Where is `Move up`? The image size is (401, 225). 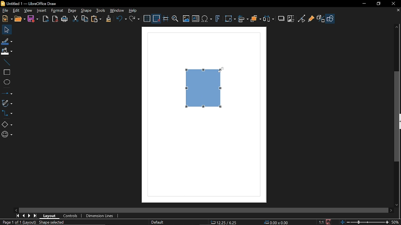 Move up is located at coordinates (396, 26).